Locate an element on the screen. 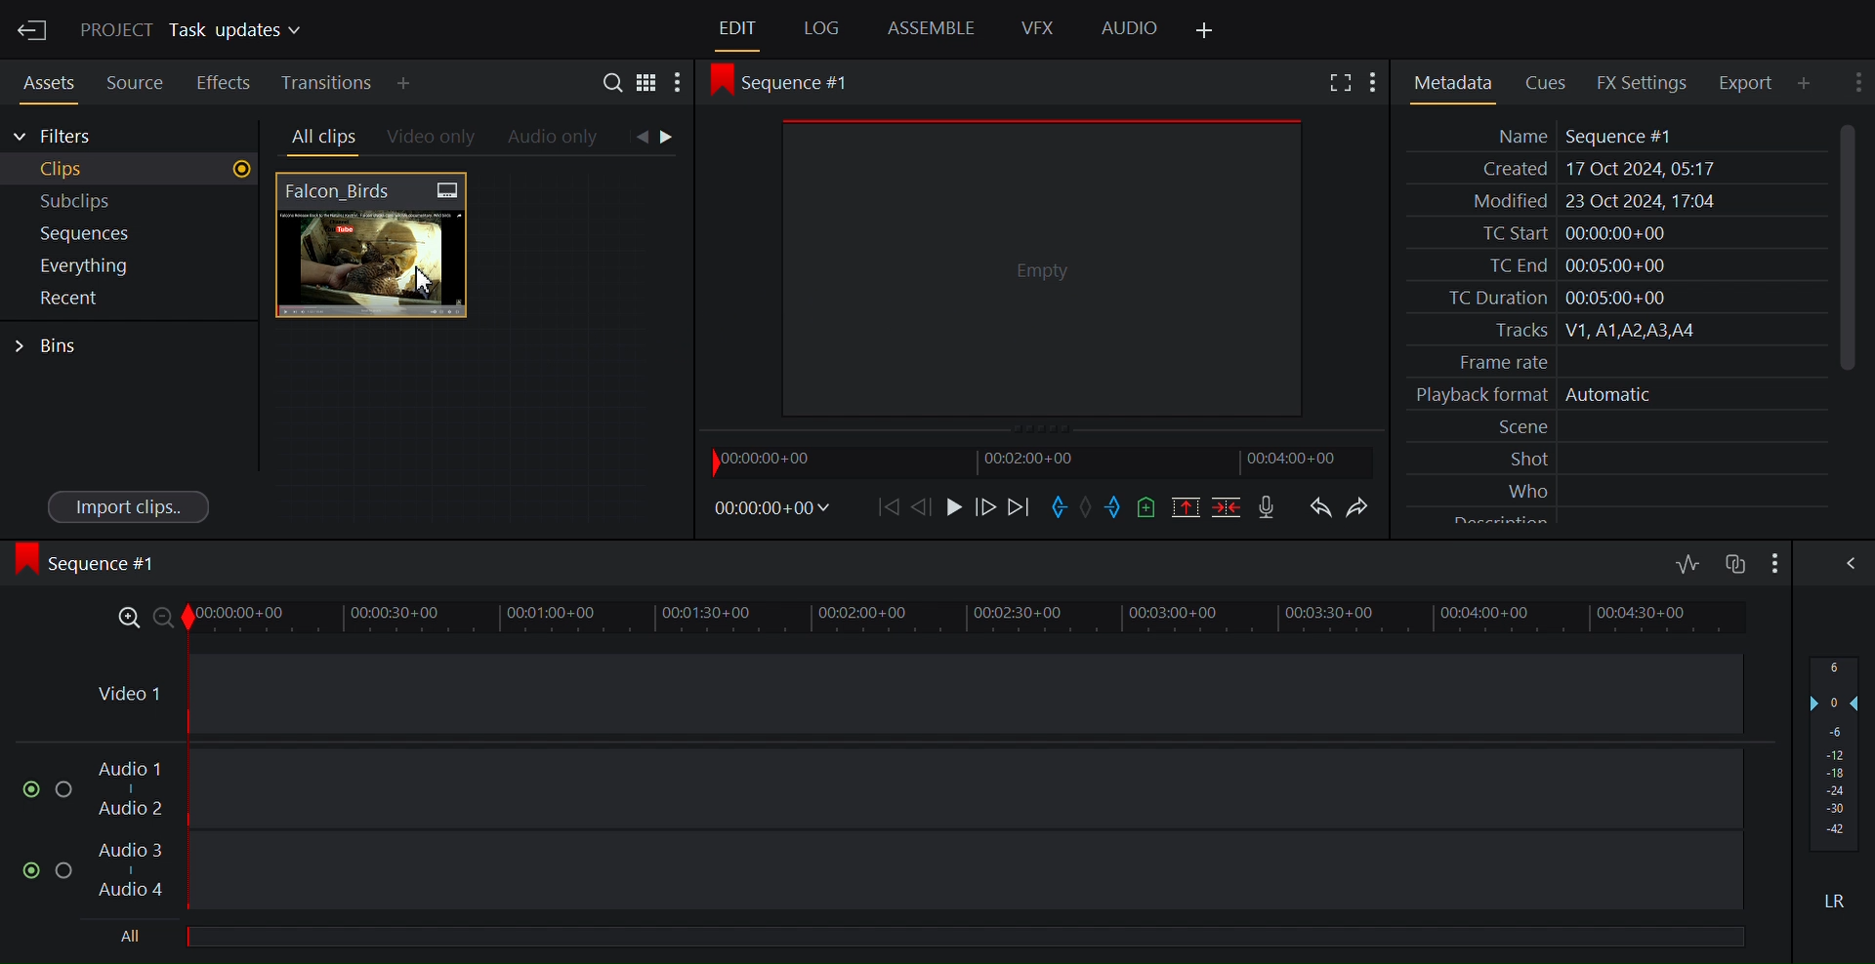 Image resolution: width=1875 pixels, height=964 pixels. Clear marks is located at coordinates (1089, 506).